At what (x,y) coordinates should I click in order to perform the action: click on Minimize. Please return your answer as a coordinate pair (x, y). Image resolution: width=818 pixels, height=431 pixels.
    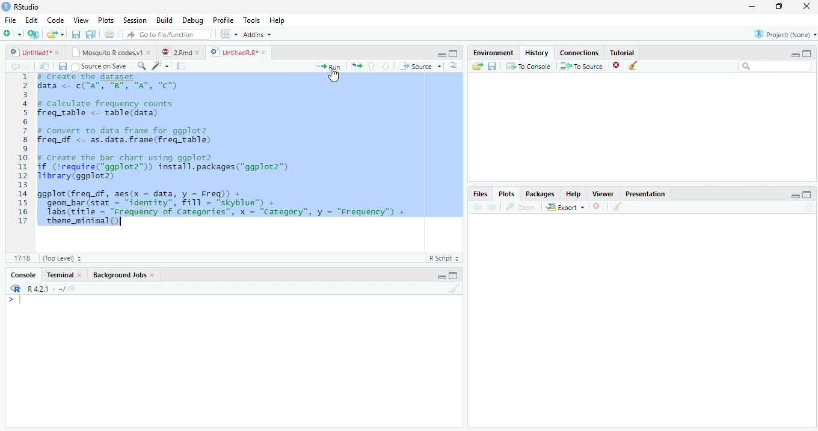
    Looking at the image, I should click on (795, 55).